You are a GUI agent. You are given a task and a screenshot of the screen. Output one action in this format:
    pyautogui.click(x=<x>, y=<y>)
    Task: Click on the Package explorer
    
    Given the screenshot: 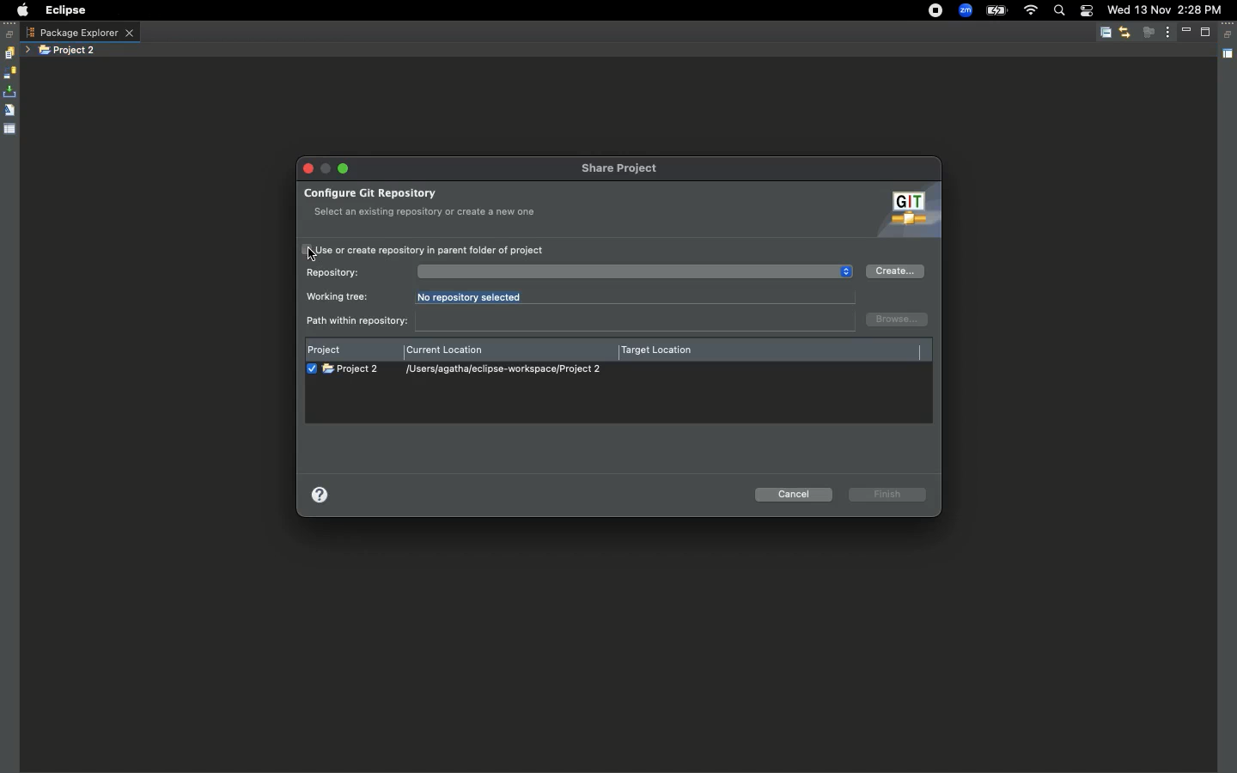 What is the action you would take?
    pyautogui.click(x=80, y=33)
    